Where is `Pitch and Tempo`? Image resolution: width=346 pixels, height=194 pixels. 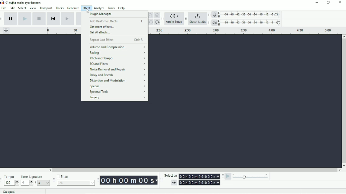
Pitch and Tempo is located at coordinates (117, 58).